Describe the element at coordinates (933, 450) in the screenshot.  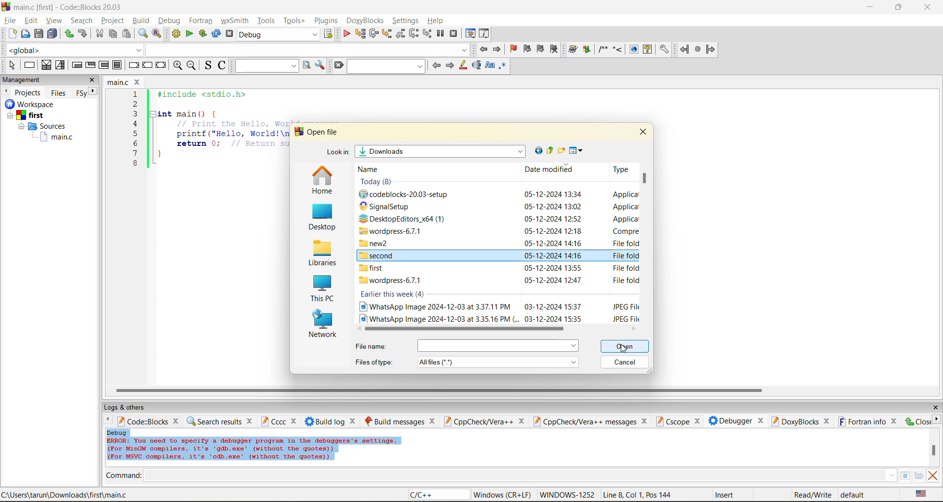
I see `vertical scroll bar` at that location.